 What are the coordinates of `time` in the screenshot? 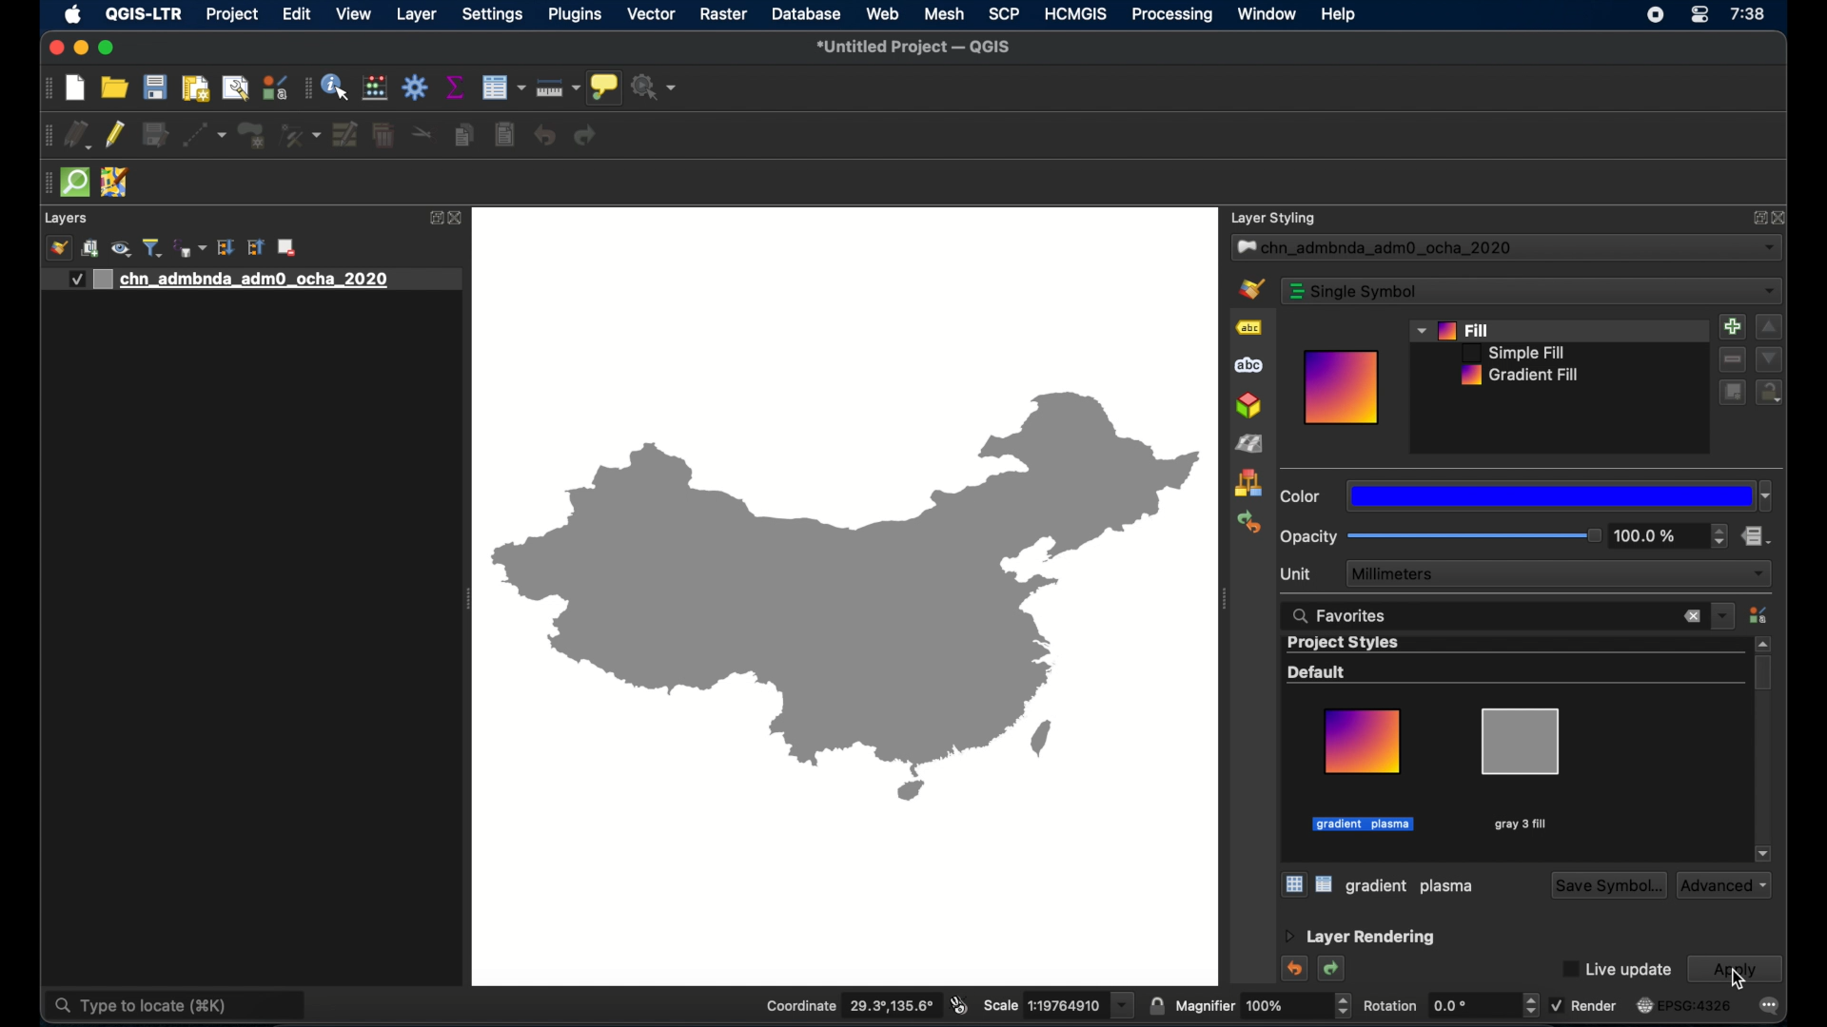 It's located at (1749, 14).